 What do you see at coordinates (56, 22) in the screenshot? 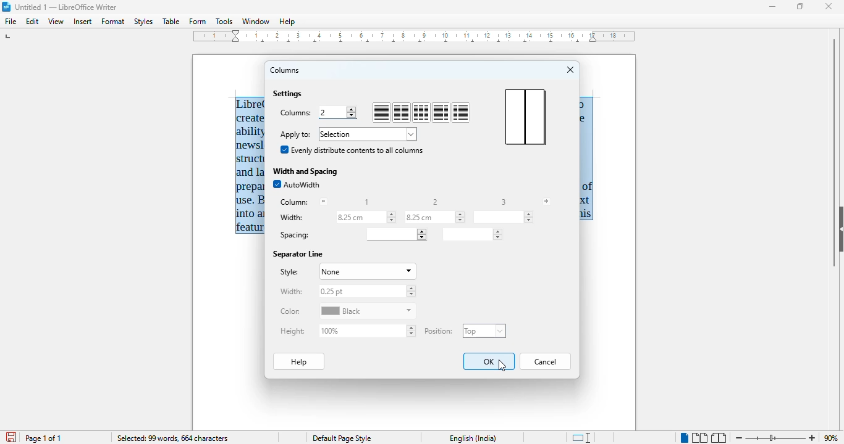
I see `view` at bounding box center [56, 22].